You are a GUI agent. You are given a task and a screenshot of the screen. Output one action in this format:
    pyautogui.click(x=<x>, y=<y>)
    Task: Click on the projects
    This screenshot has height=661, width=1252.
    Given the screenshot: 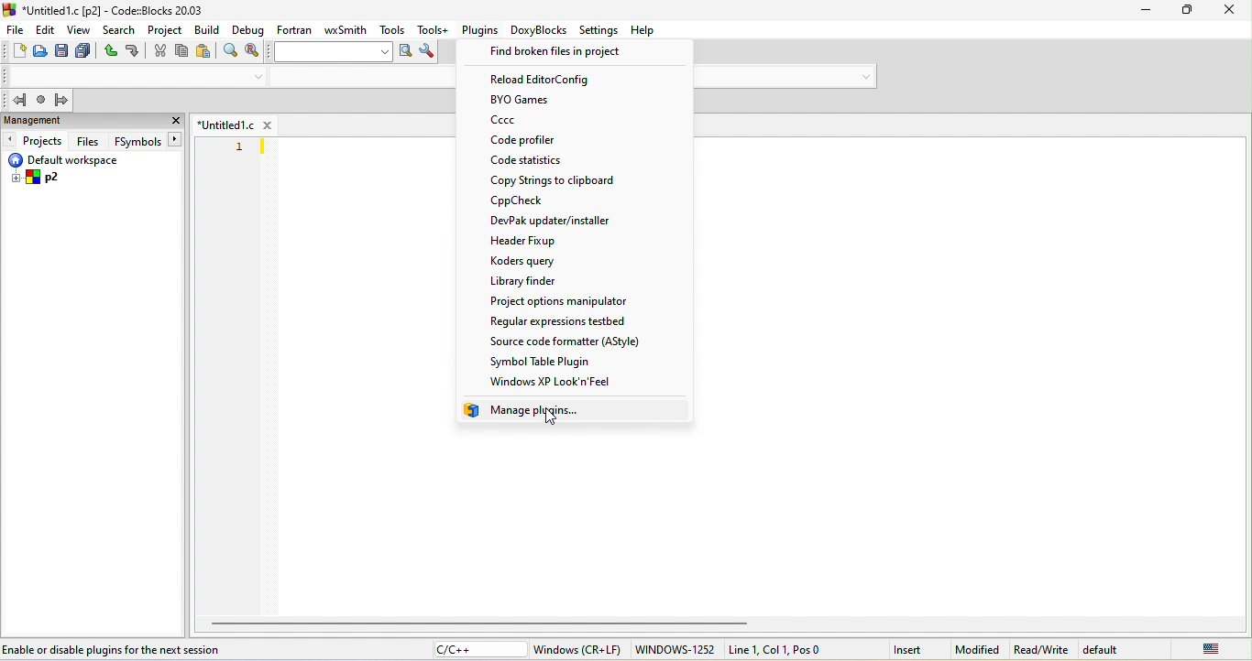 What is the action you would take?
    pyautogui.click(x=34, y=141)
    